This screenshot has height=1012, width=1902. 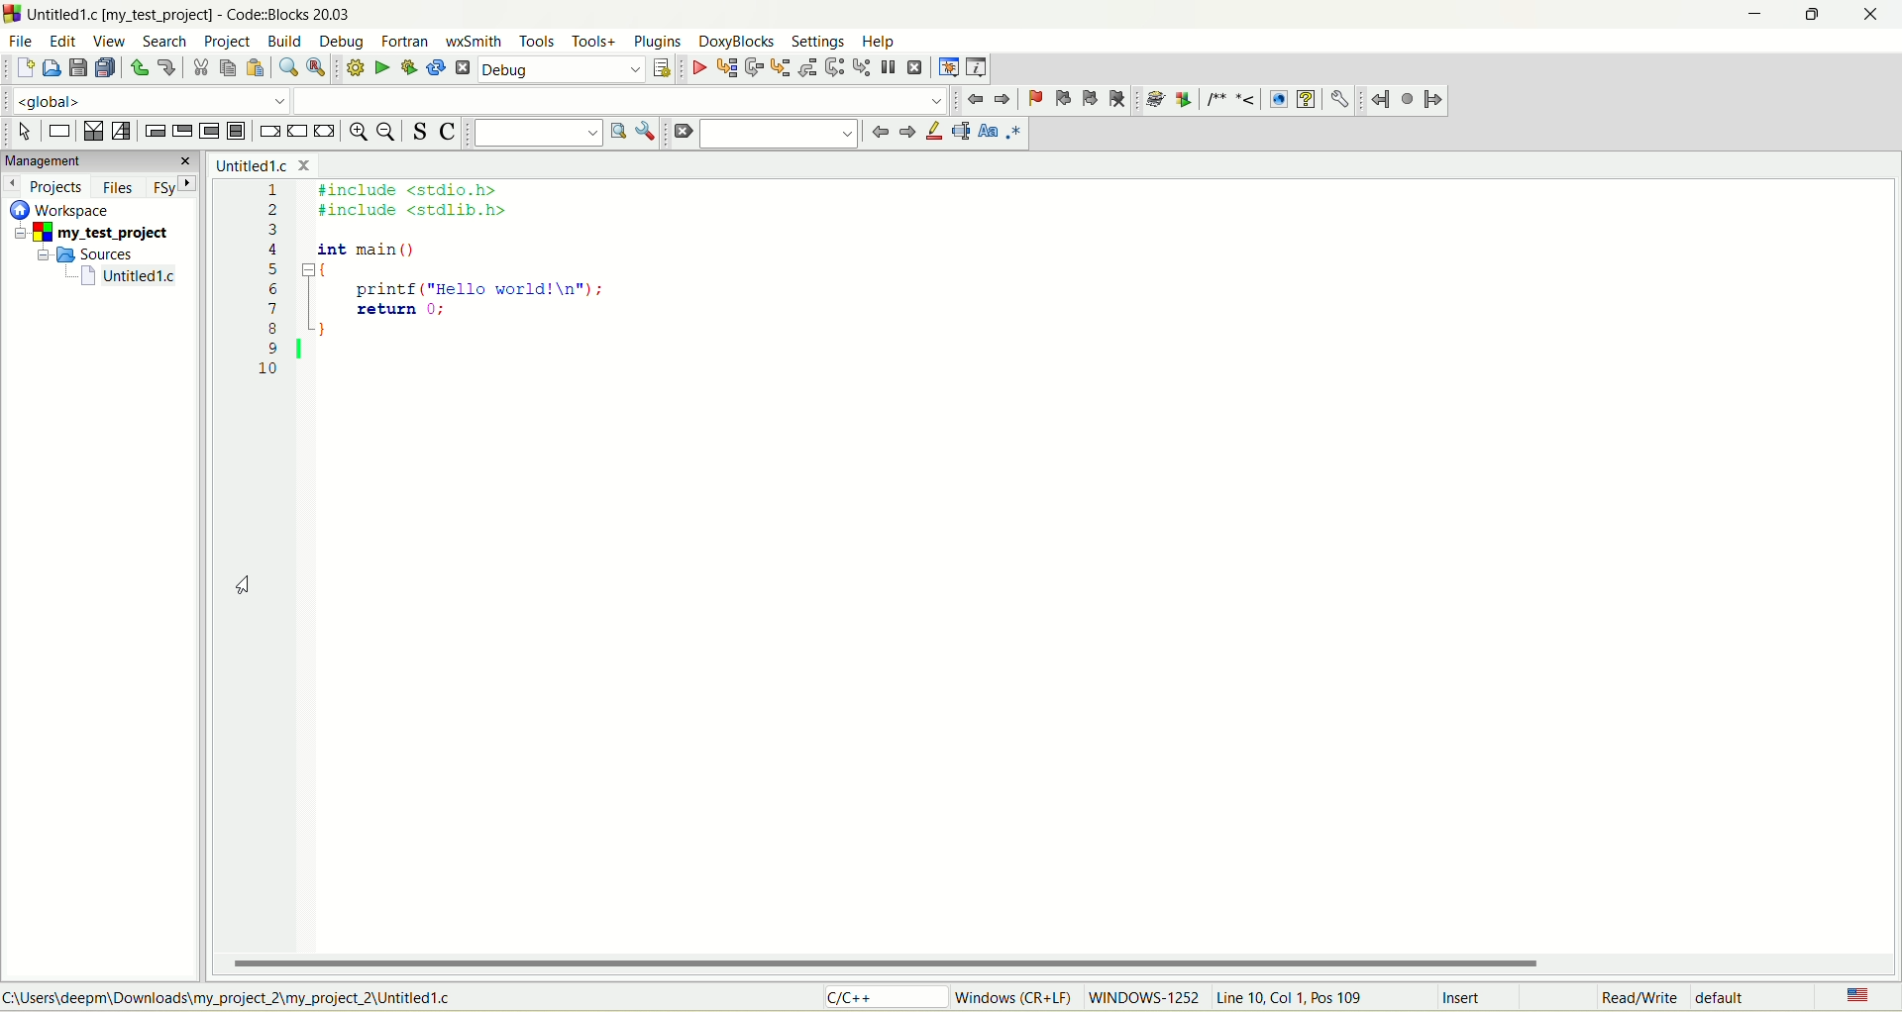 I want to click on search, so click(x=169, y=42).